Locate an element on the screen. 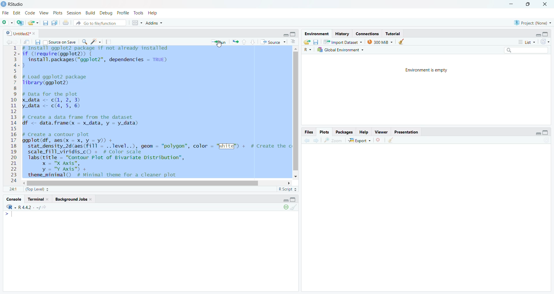 Image resolution: width=554 pixels, height=294 pixels.  Viewer is located at coordinates (382, 132).